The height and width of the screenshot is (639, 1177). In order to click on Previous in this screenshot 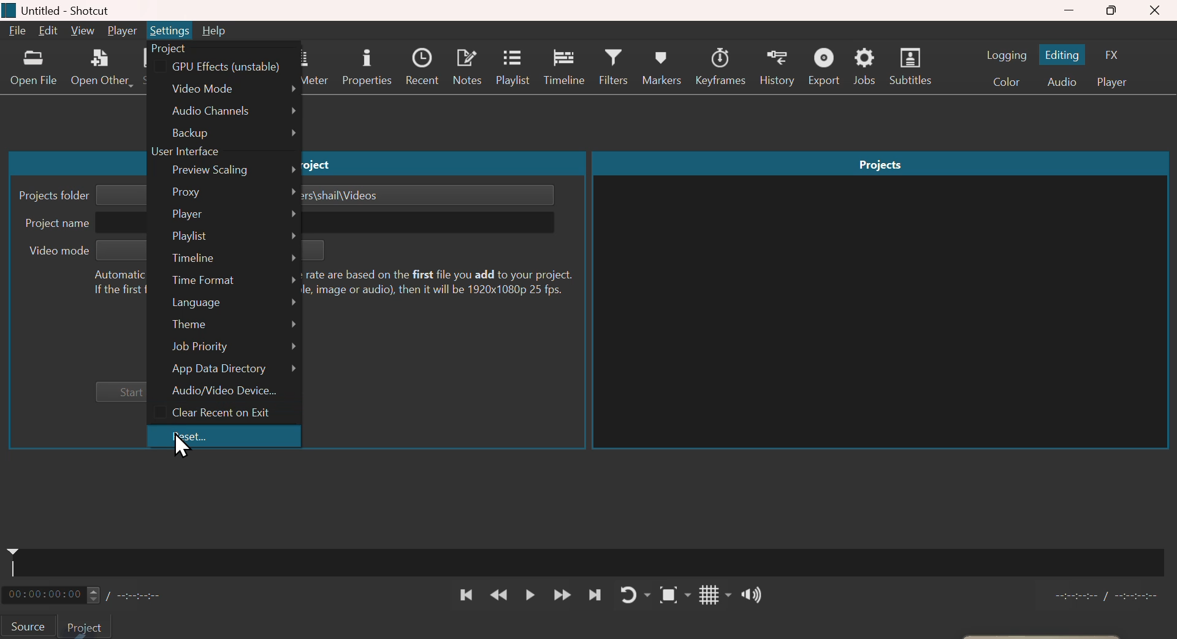, I will do `click(466, 595)`.